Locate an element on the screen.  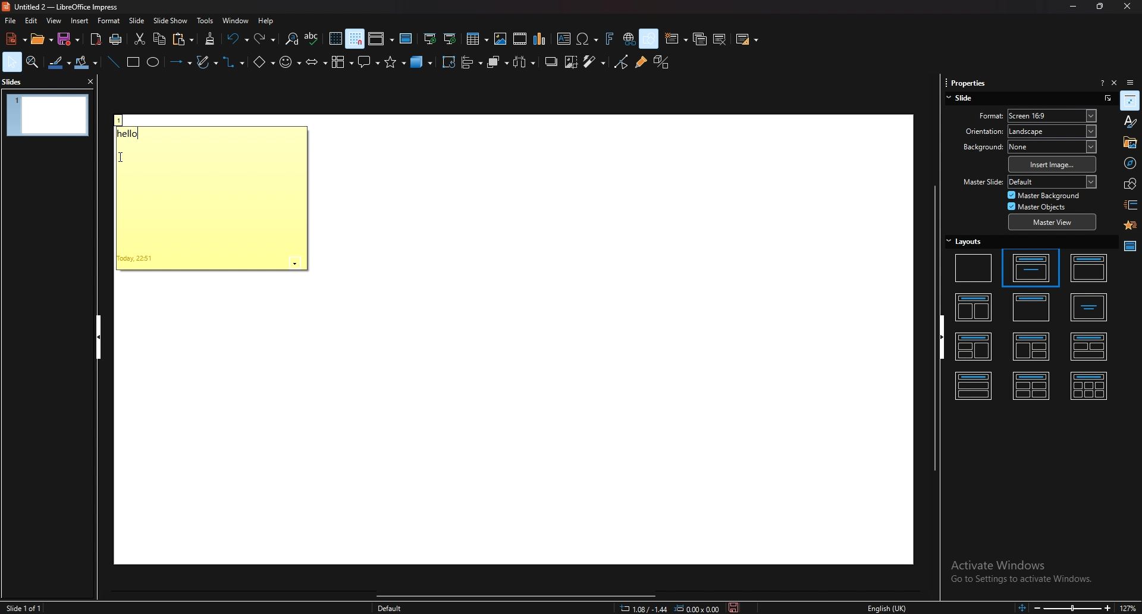
zoom out is located at coordinates (1035, 608).